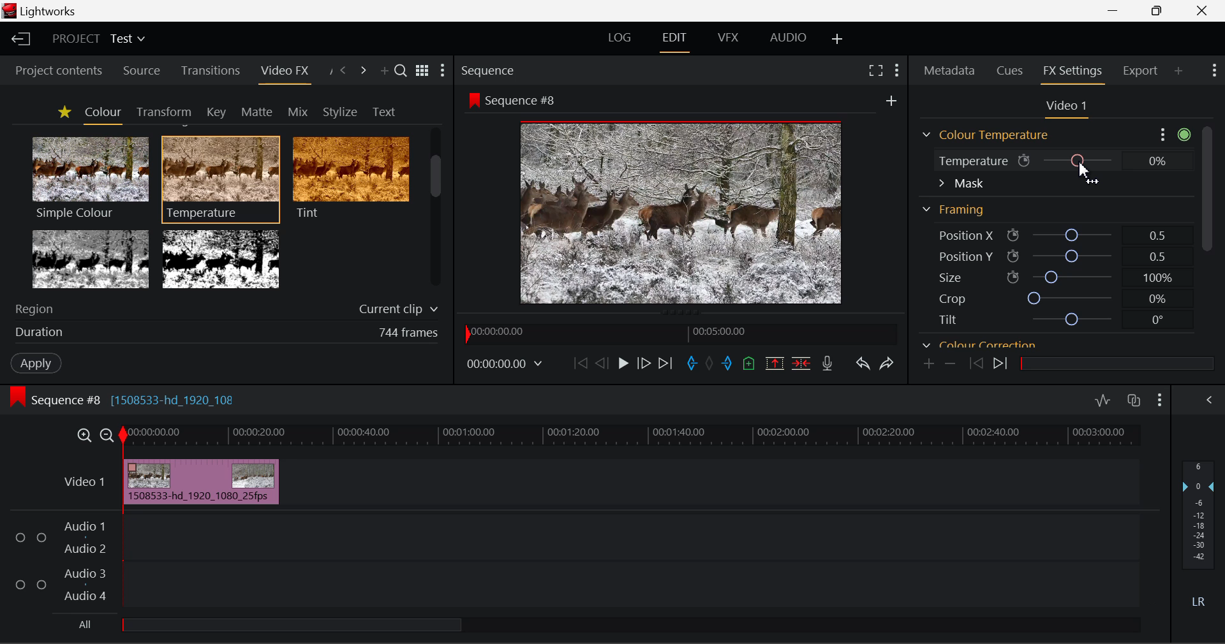 The height and width of the screenshot is (644, 1225). What do you see at coordinates (63, 113) in the screenshot?
I see `Favorites` at bounding box center [63, 113].